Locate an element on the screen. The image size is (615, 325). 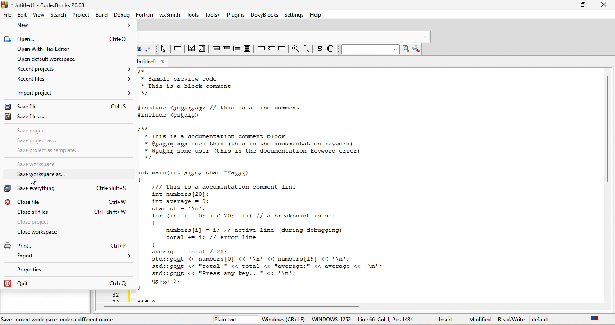
print is located at coordinates (67, 246).